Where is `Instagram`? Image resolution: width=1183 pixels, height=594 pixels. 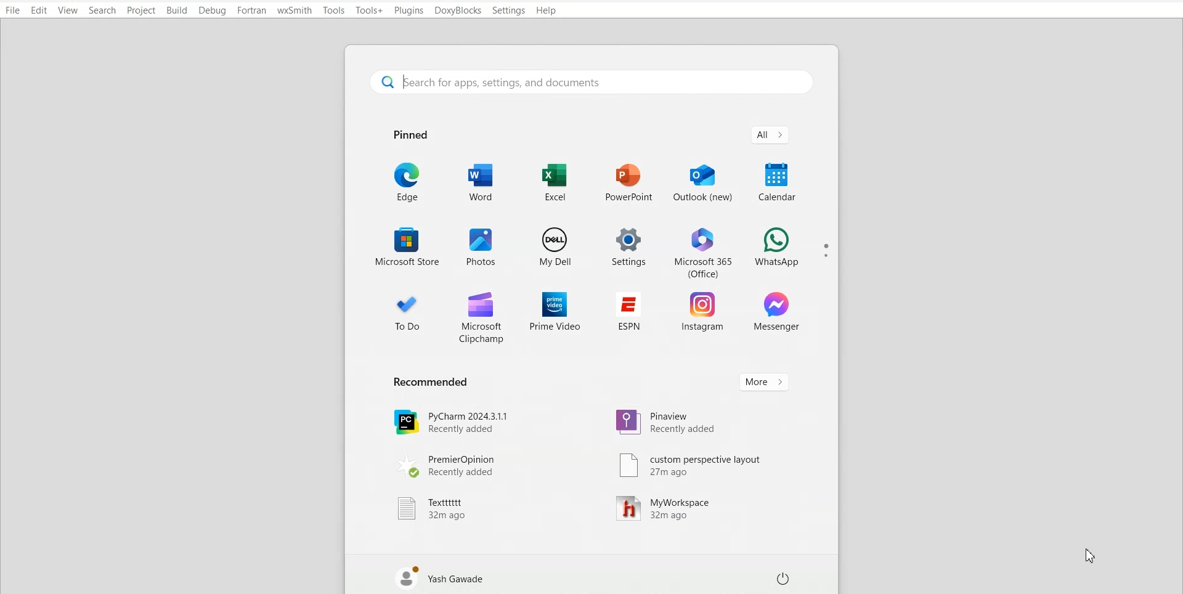
Instagram is located at coordinates (703, 312).